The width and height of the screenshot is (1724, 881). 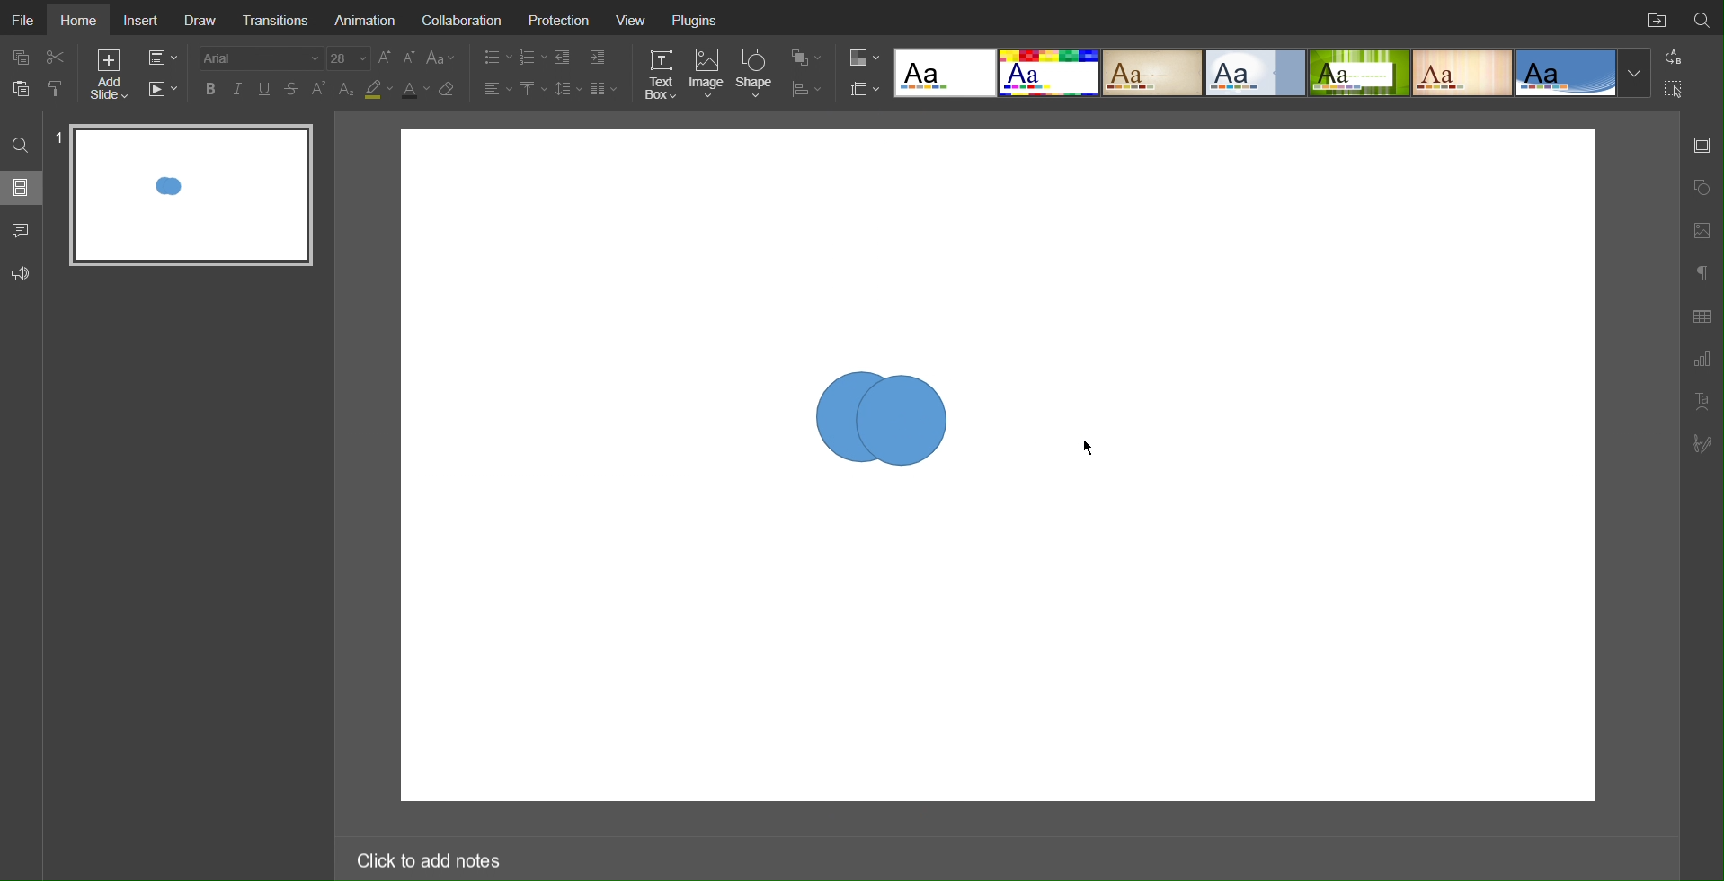 I want to click on Arrangement, so click(x=805, y=56).